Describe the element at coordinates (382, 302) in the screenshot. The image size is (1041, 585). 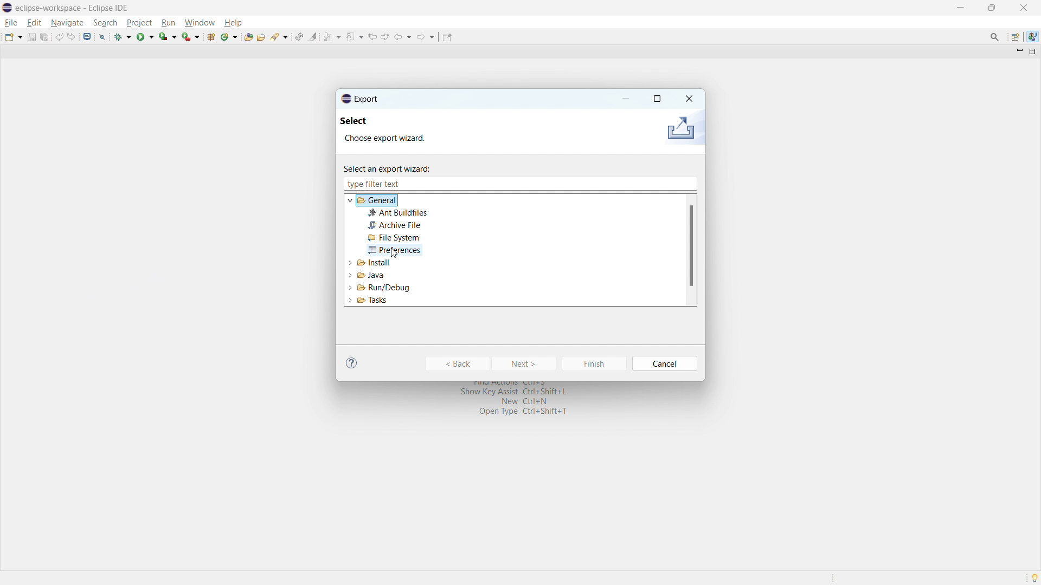
I see `Tasks` at that location.